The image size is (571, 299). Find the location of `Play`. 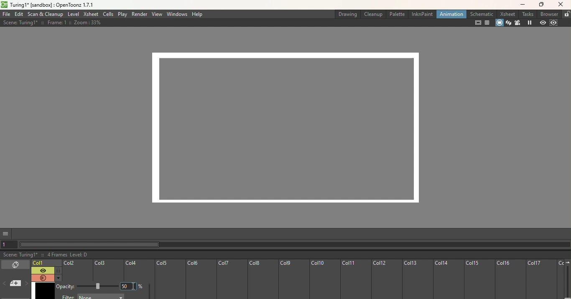

Play is located at coordinates (122, 15).